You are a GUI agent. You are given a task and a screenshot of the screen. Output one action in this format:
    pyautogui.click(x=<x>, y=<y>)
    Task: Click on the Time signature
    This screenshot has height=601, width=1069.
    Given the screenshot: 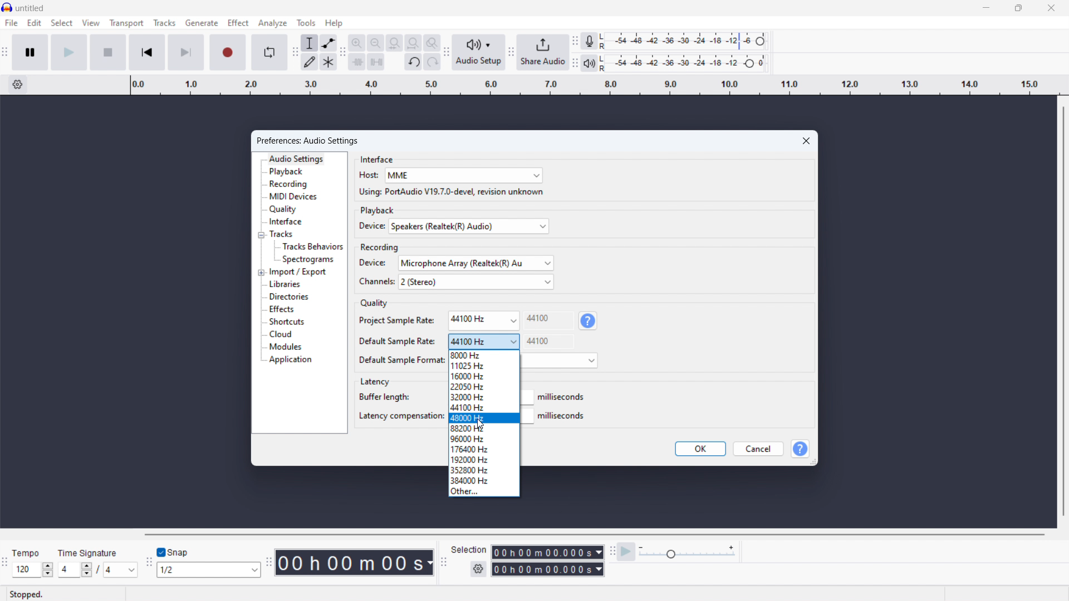 What is the action you would take?
    pyautogui.click(x=90, y=552)
    